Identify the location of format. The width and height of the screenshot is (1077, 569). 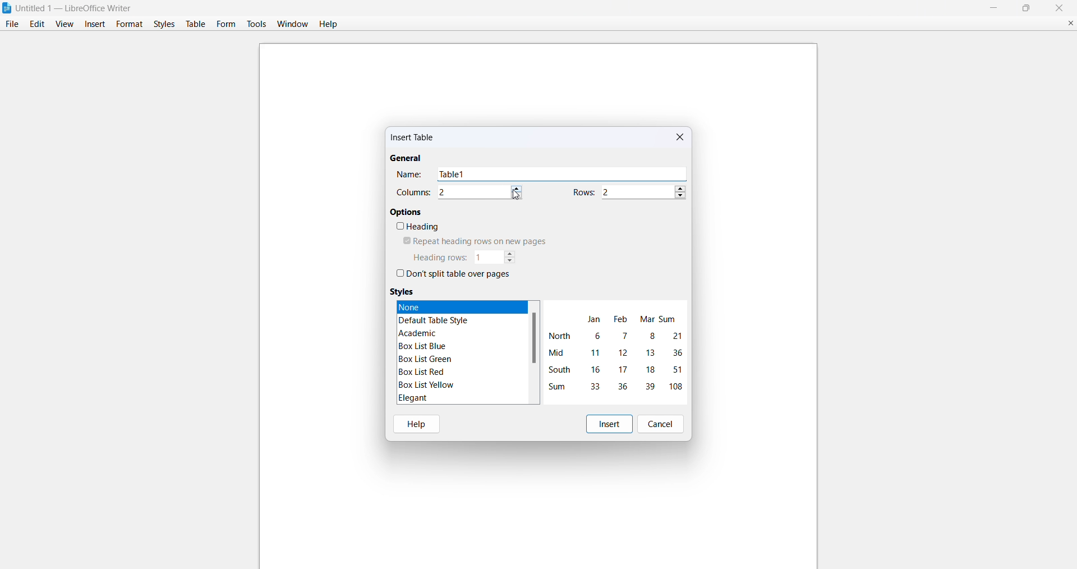
(127, 23).